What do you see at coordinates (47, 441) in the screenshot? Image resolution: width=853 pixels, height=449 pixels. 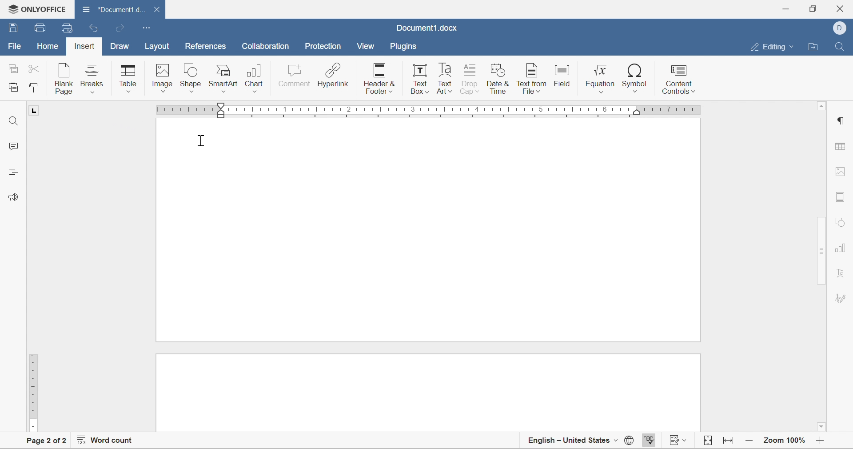 I see `Page 1 of 1` at bounding box center [47, 441].